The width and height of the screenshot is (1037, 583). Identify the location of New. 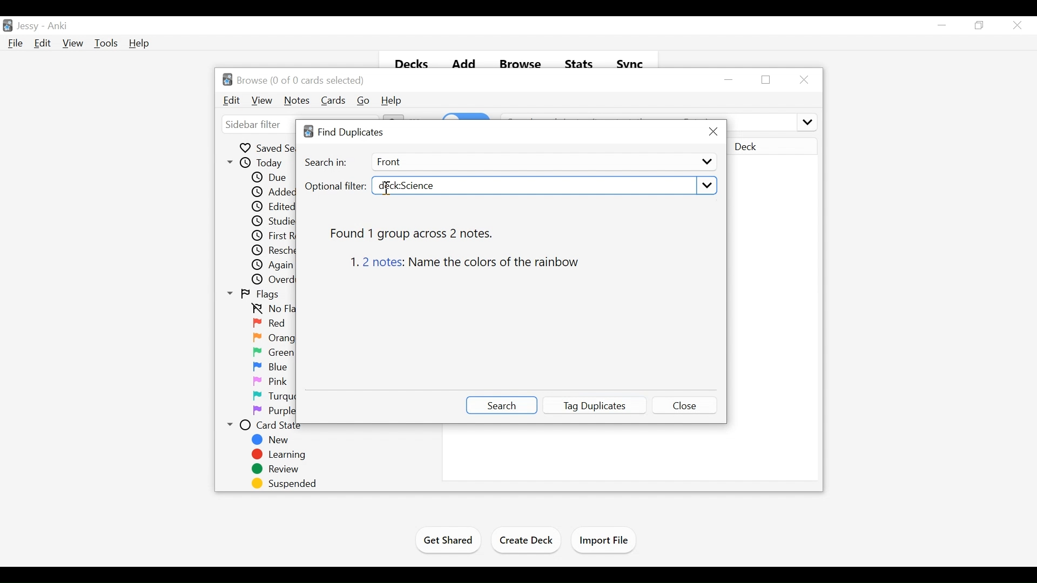
(274, 440).